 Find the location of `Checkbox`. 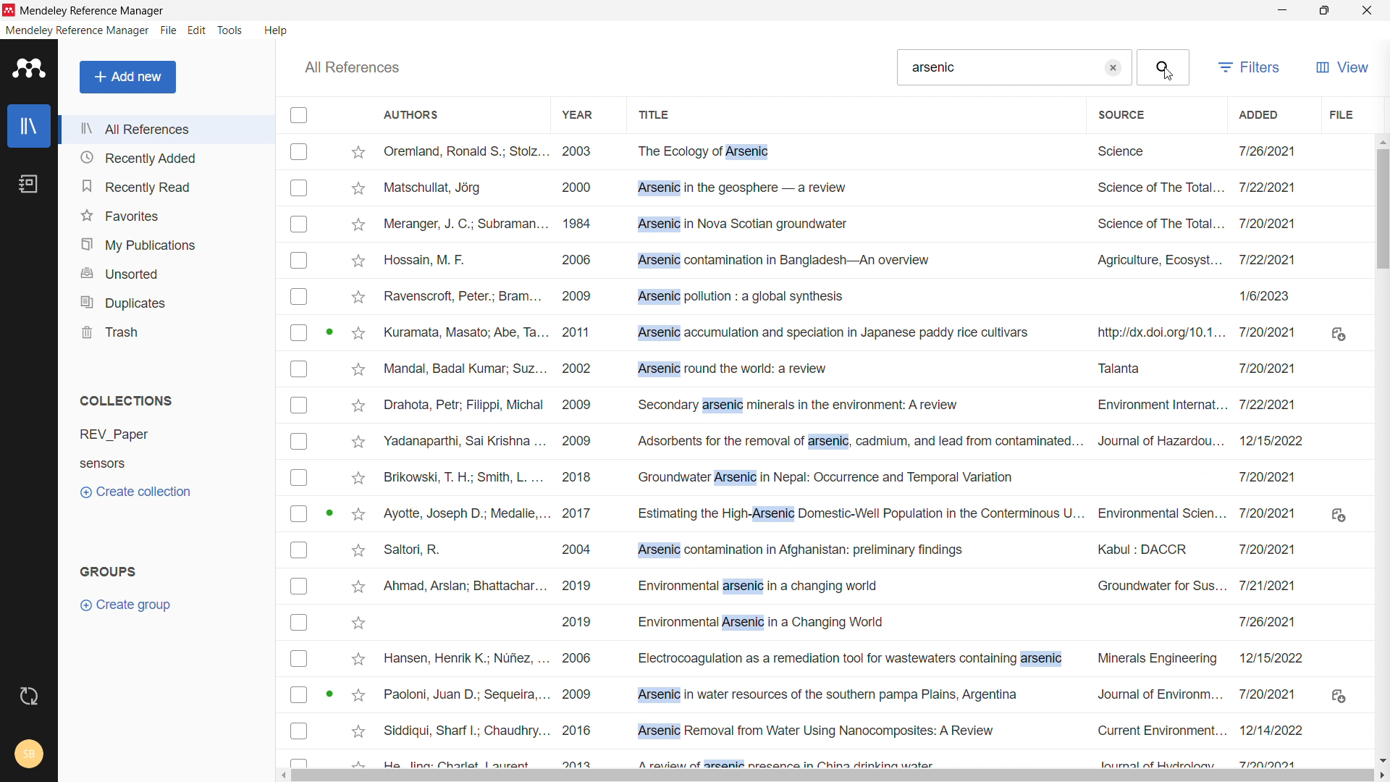

Checkbox is located at coordinates (299, 402).